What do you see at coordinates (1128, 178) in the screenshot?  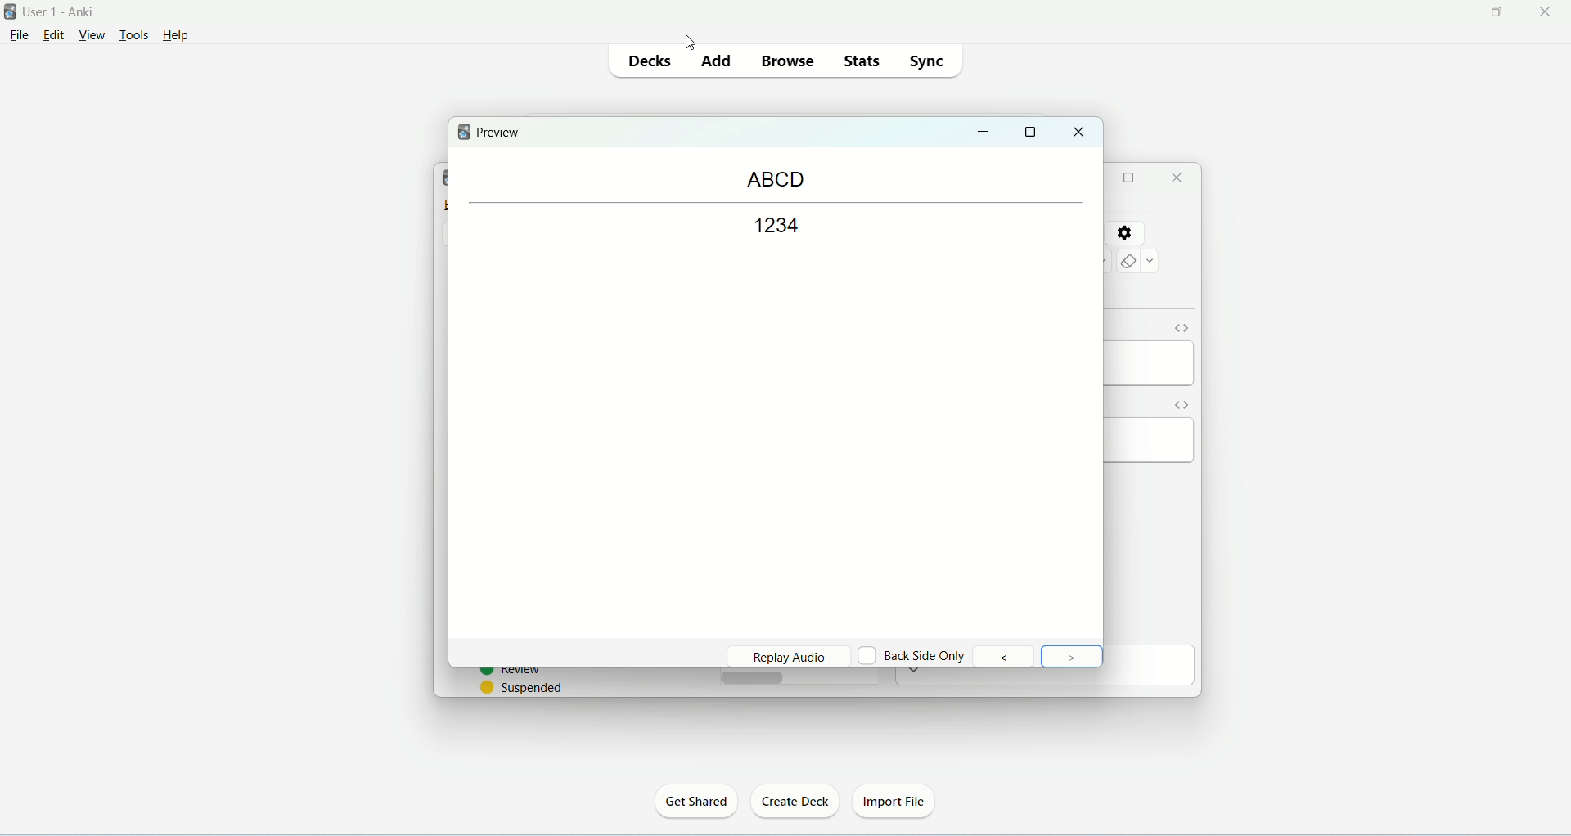 I see `maximize` at bounding box center [1128, 178].